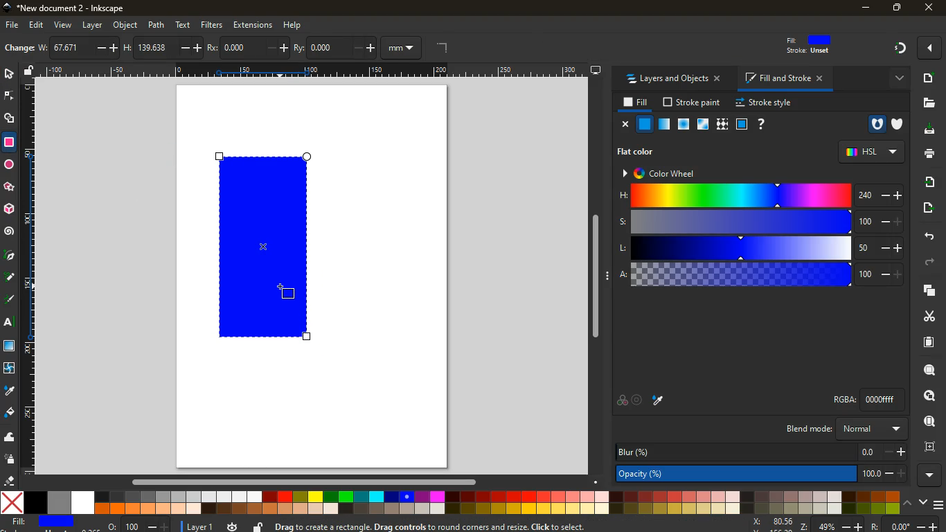 The height and width of the screenshot is (532, 946). I want to click on receive, so click(927, 183).